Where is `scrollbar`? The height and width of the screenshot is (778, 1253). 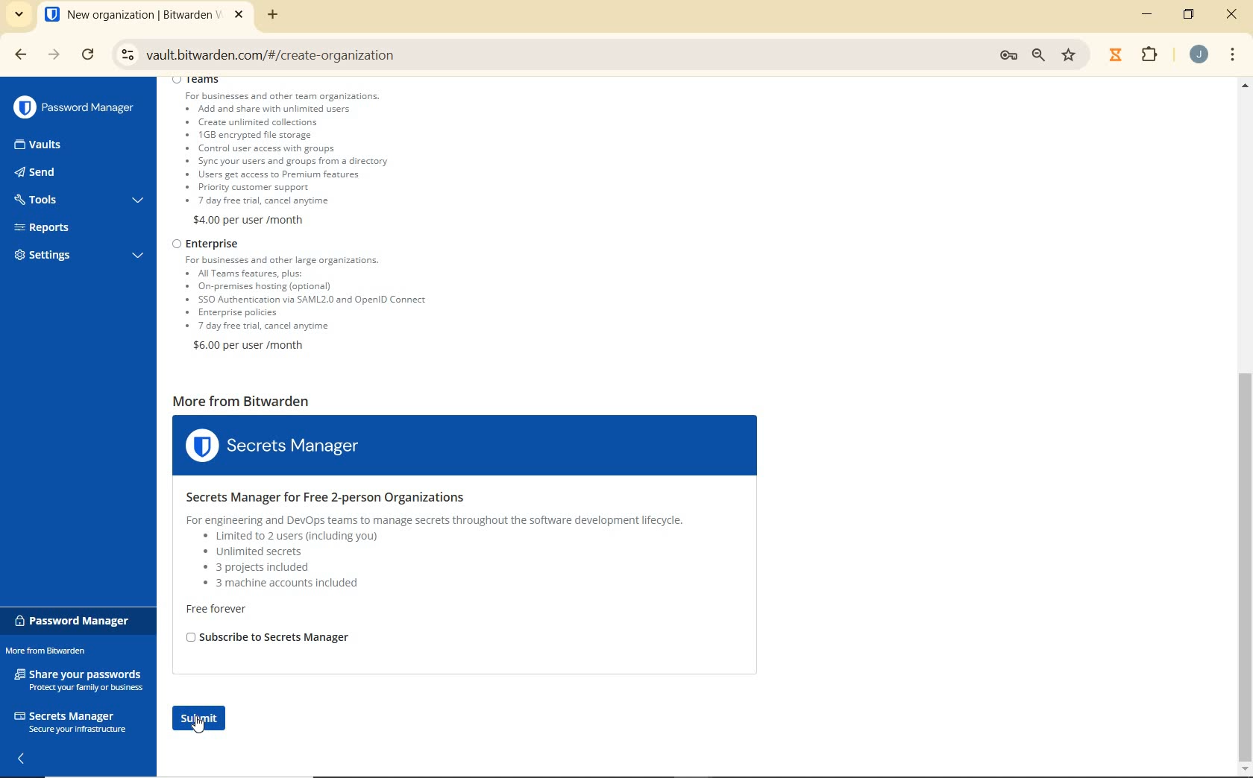 scrollbar is located at coordinates (1246, 426).